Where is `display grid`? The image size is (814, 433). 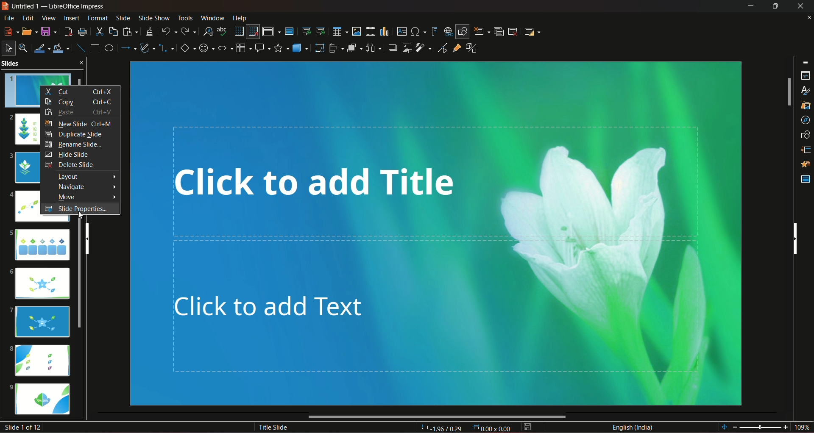
display grid is located at coordinates (239, 31).